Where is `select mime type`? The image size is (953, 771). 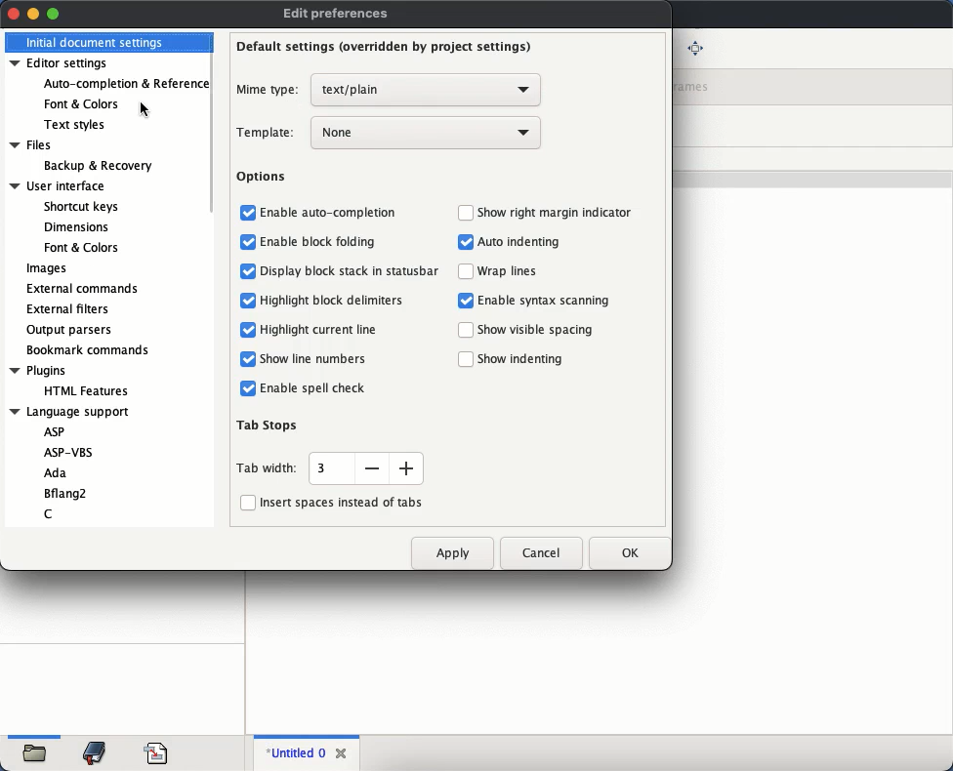
select mime type is located at coordinates (425, 89).